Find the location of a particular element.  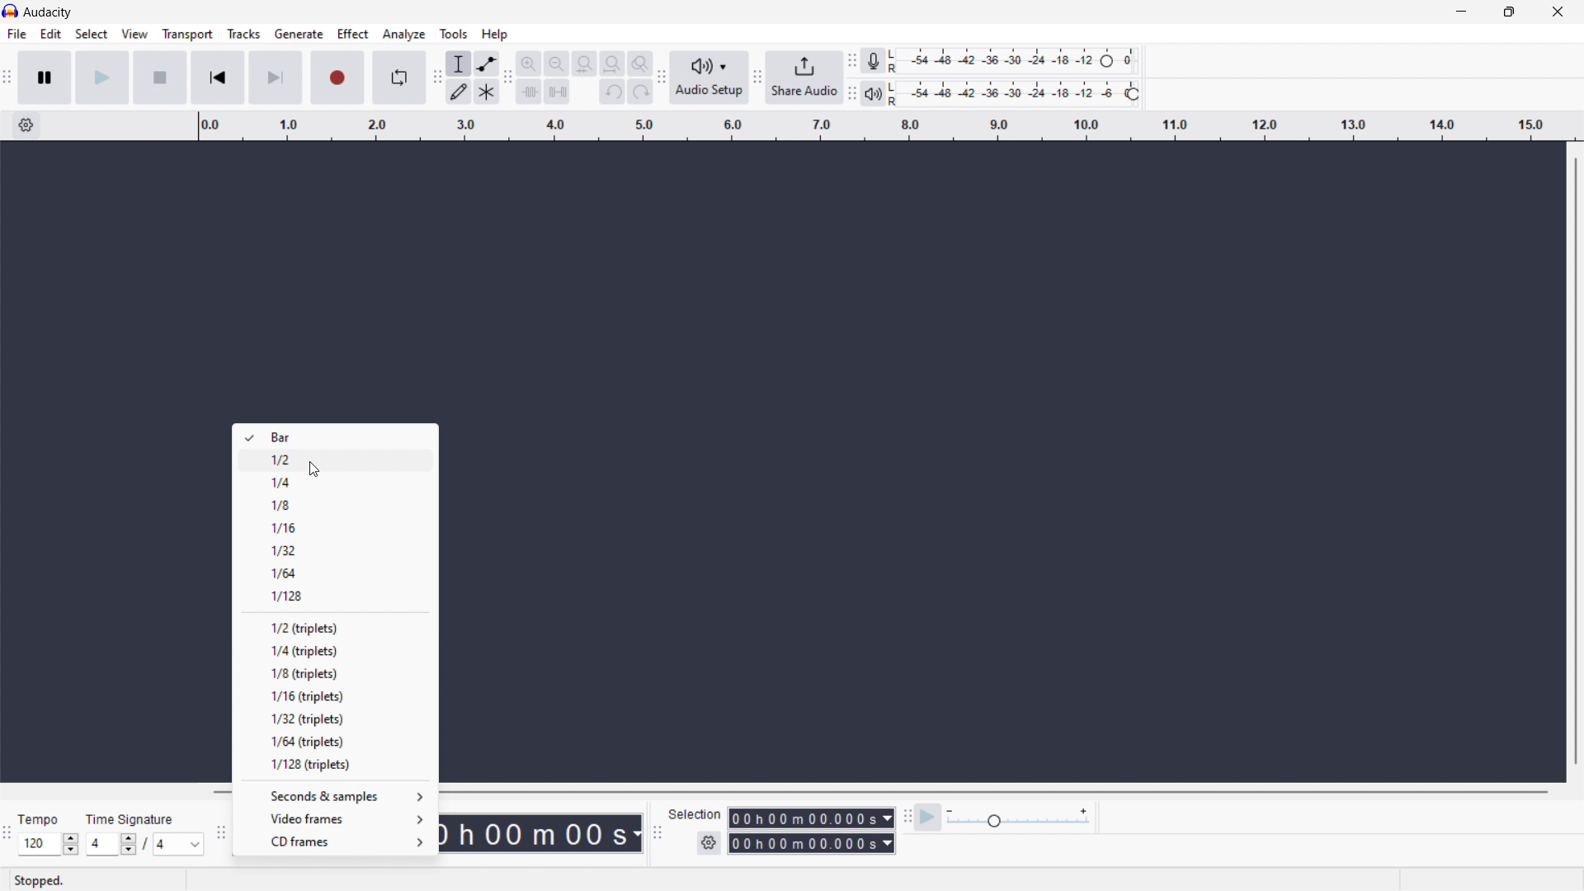

Tempo is located at coordinates (43, 821).